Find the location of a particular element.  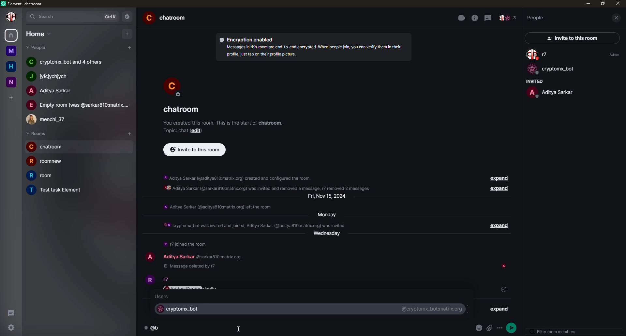

invite is located at coordinates (570, 38).